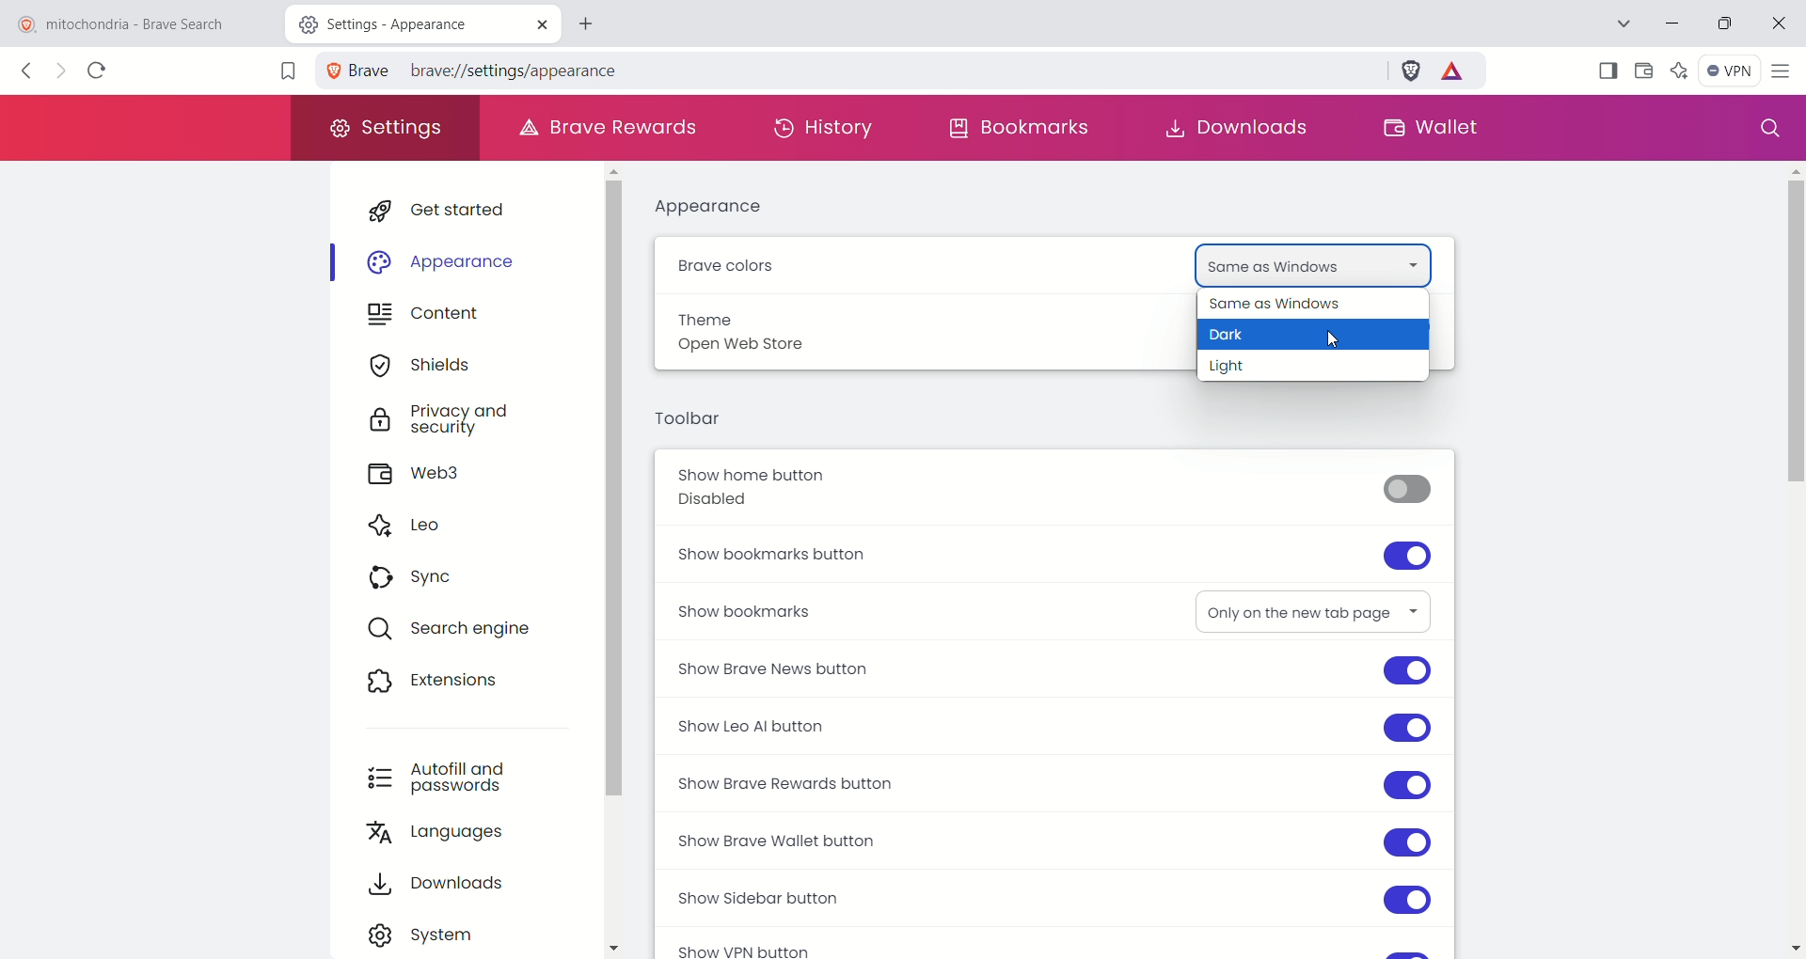 This screenshot has height=959, width=1806. Describe the element at coordinates (441, 681) in the screenshot. I see `extensions` at that location.